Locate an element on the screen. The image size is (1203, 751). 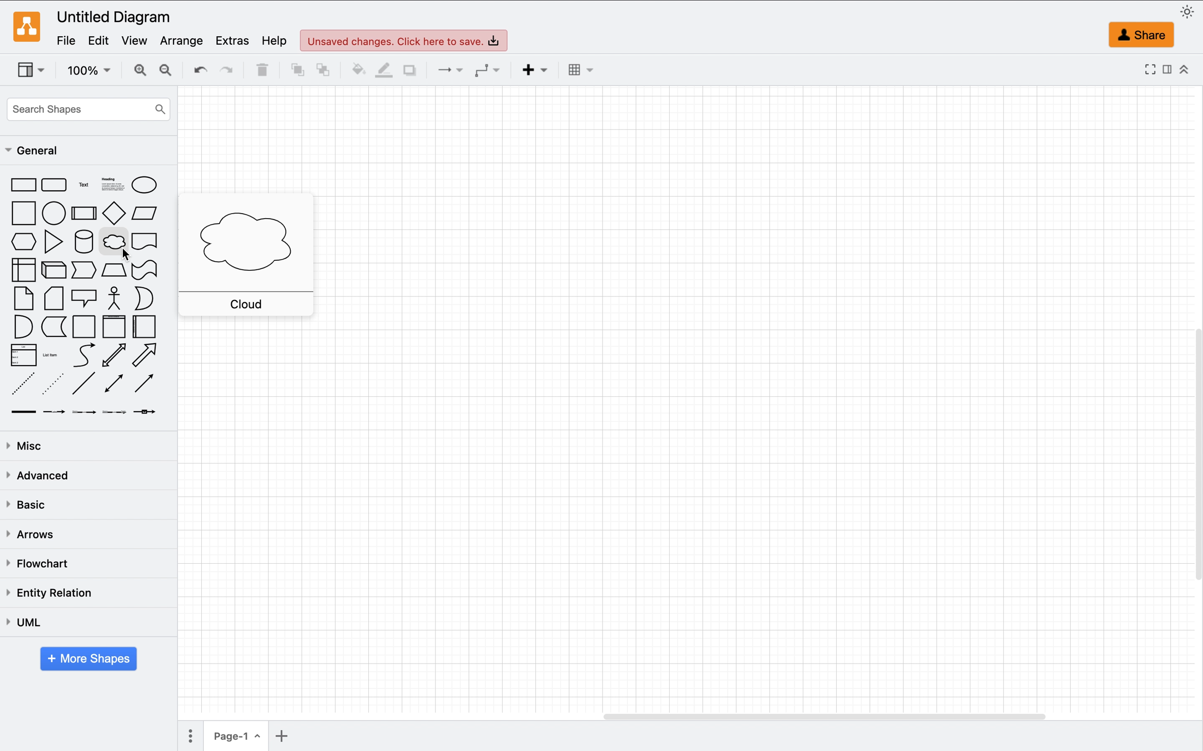
extras is located at coordinates (231, 41).